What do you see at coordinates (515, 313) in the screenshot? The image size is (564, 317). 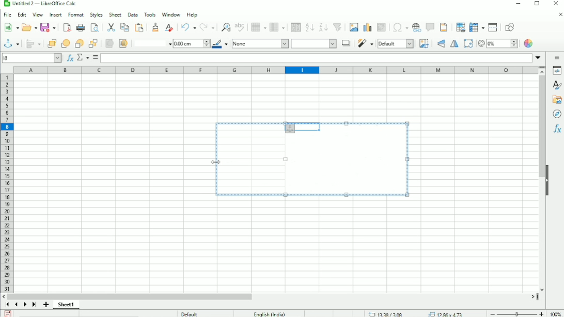 I see `Zoom out/in` at bounding box center [515, 313].